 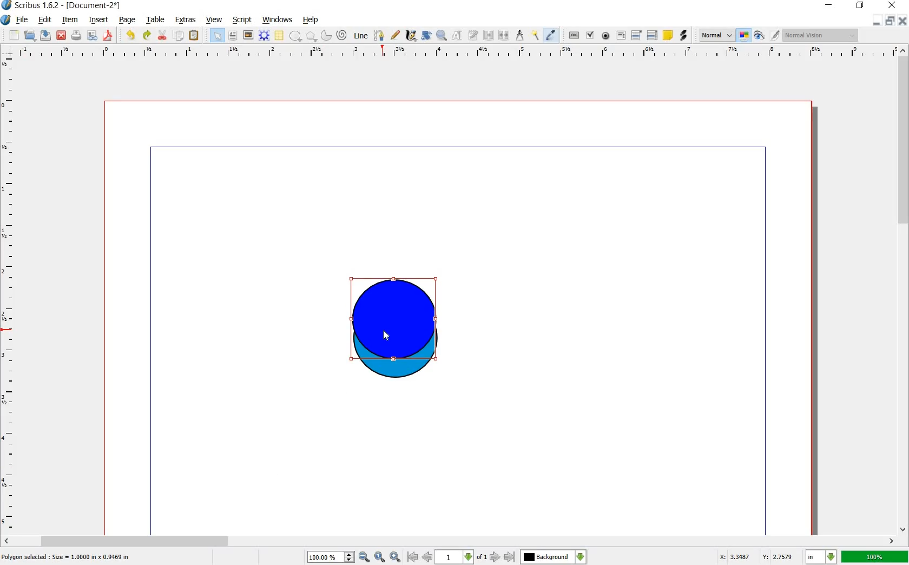 What do you see at coordinates (756, 556) in the screenshot?
I see `X: 3.3487   Y: 2.7579` at bounding box center [756, 556].